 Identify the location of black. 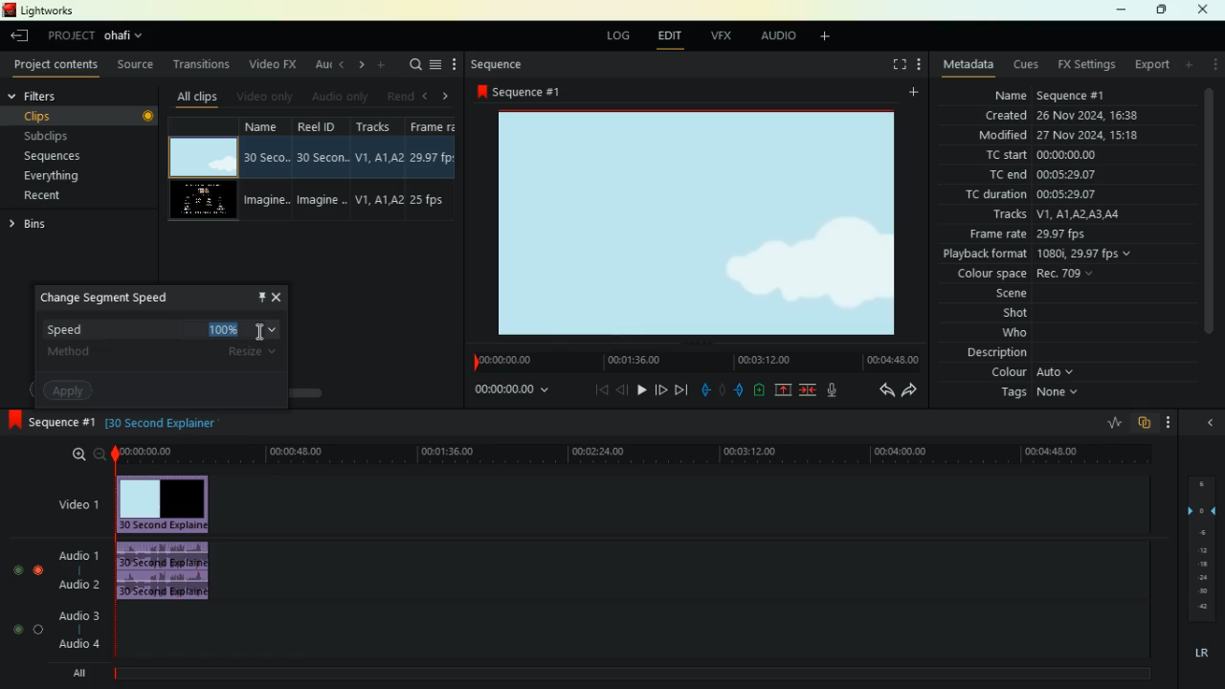
(121, 423).